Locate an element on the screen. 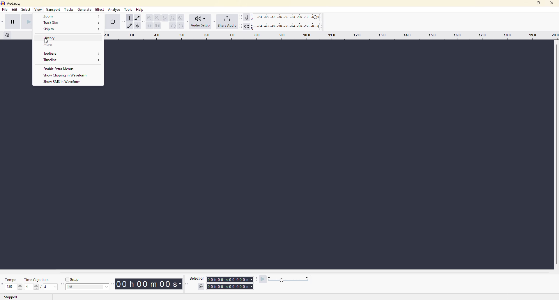  pause is located at coordinates (14, 22).